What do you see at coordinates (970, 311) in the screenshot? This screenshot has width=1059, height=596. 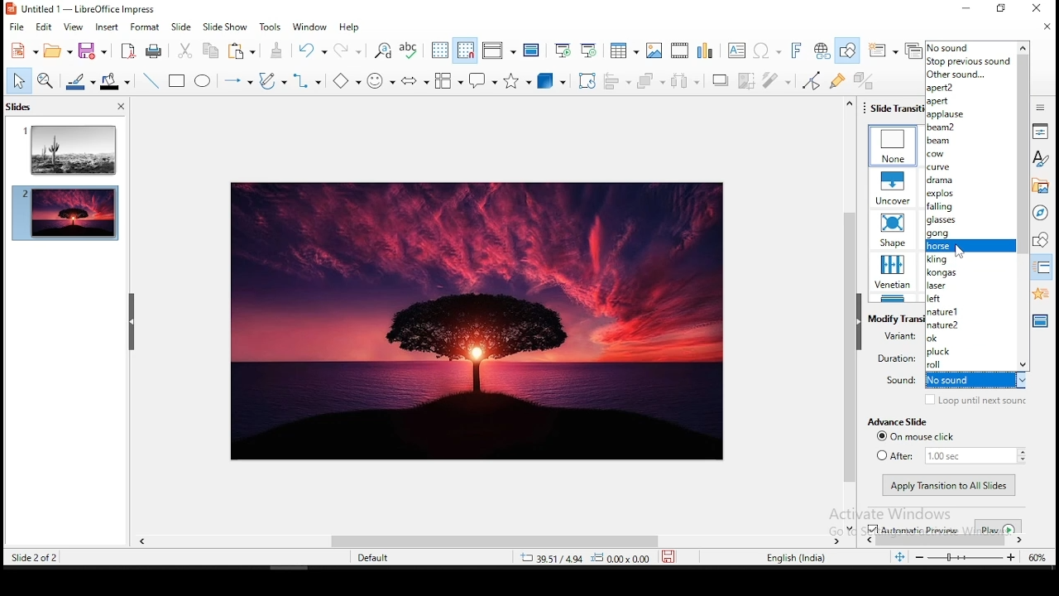 I see `nature1` at bounding box center [970, 311].